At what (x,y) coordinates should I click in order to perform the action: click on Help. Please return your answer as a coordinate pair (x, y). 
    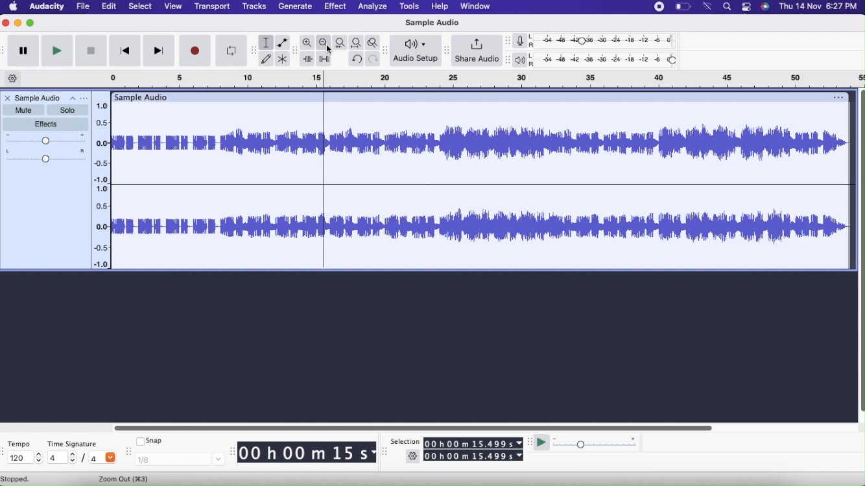
    Looking at the image, I should click on (440, 7).